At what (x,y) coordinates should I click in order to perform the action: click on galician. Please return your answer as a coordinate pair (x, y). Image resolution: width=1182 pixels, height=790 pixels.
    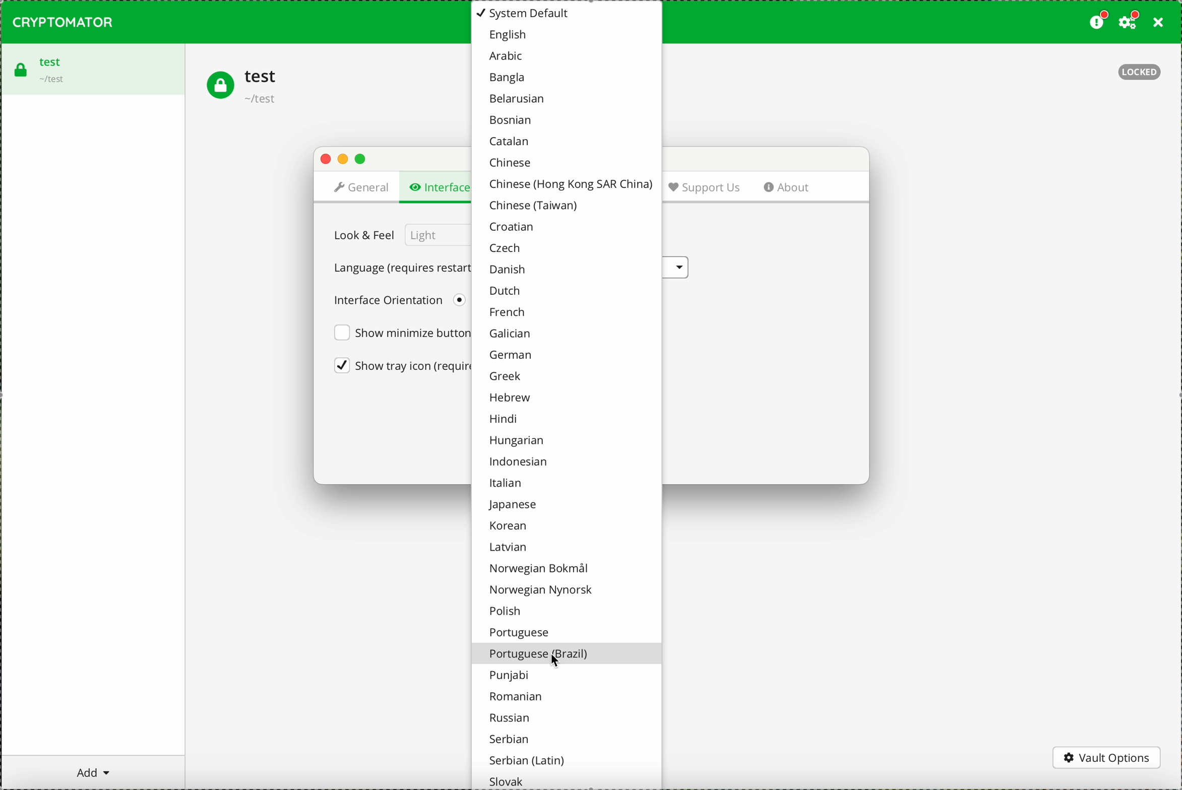
    Looking at the image, I should click on (515, 334).